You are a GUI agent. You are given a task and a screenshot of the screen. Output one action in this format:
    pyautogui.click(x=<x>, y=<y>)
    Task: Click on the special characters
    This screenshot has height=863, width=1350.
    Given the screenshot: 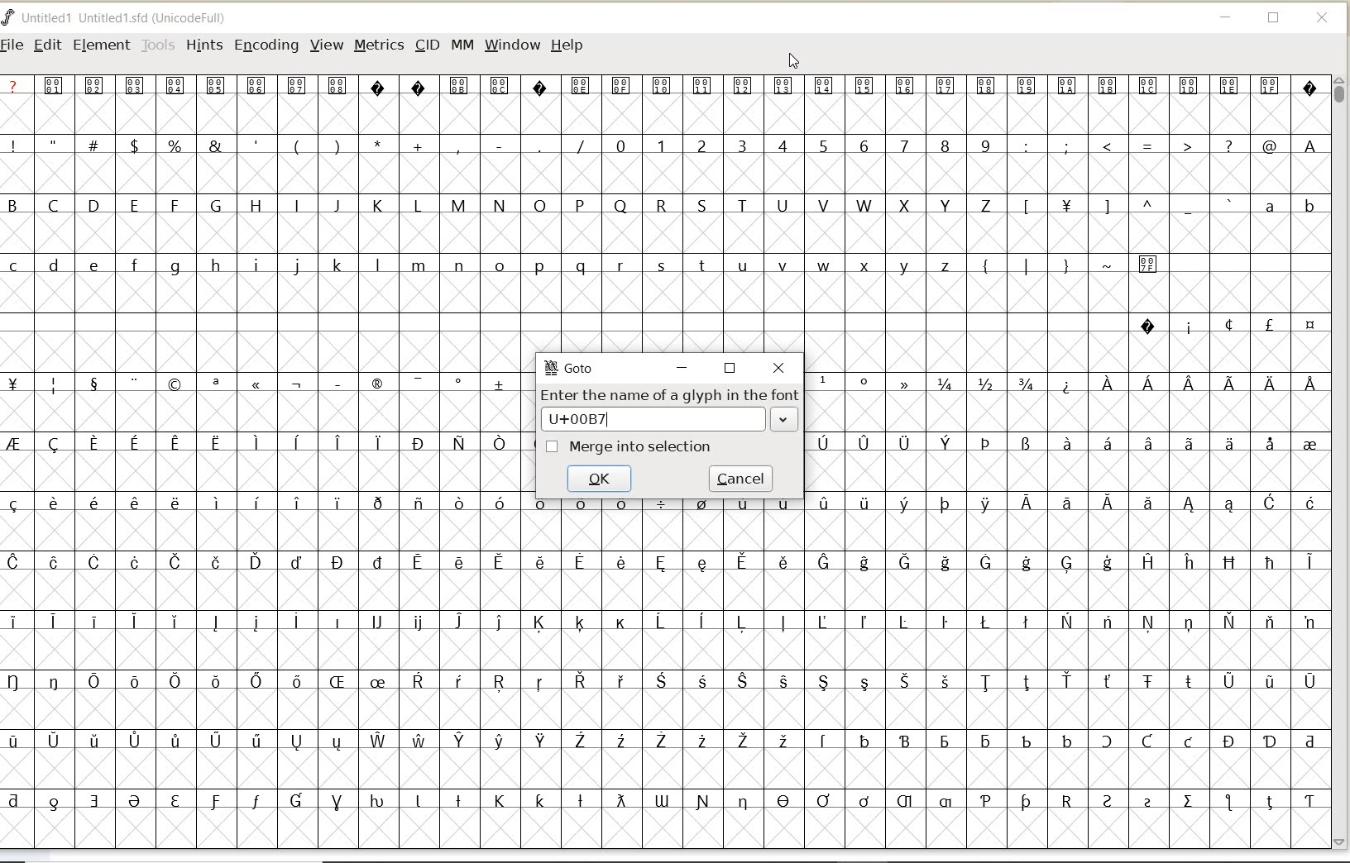 What is the action you would take?
    pyautogui.click(x=1062, y=433)
    